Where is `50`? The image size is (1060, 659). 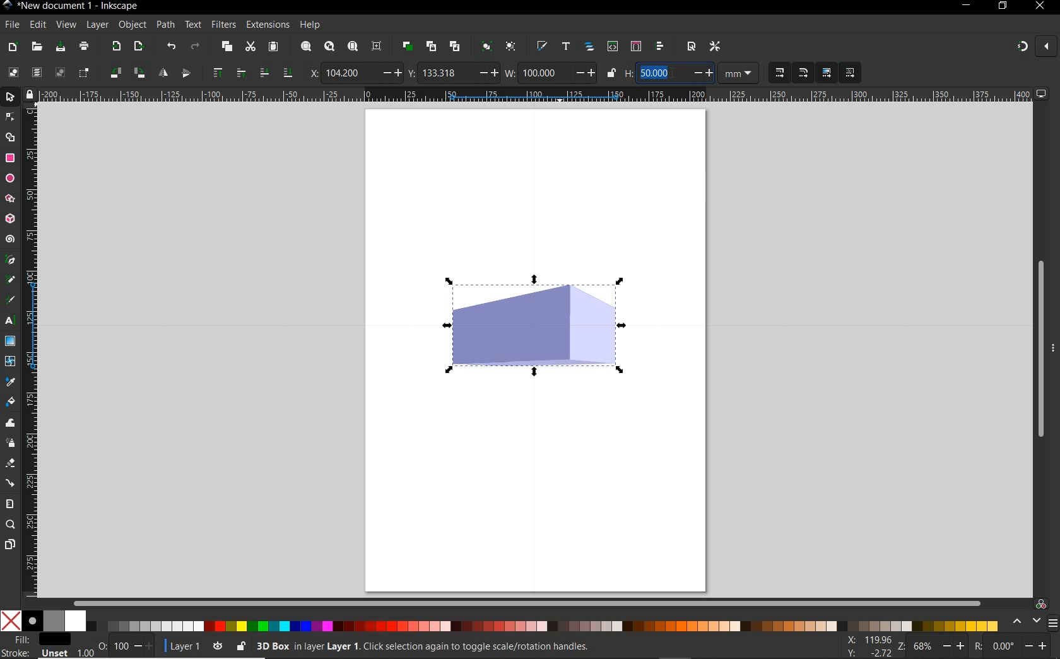 50 is located at coordinates (661, 73).